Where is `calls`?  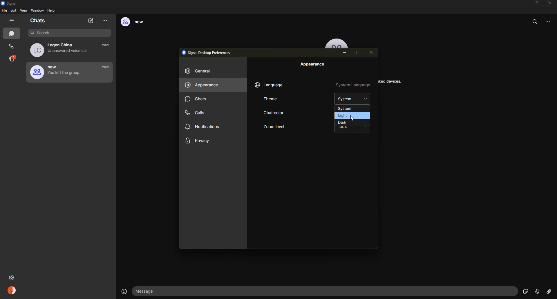
calls is located at coordinates (198, 112).